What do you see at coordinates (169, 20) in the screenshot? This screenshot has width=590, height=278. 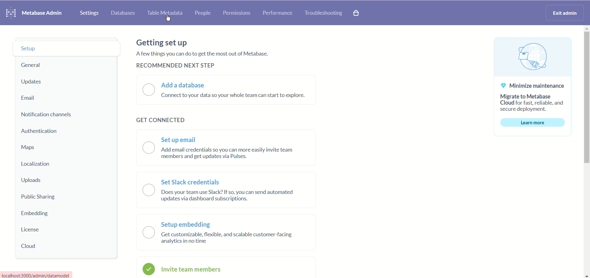 I see `cursor` at bounding box center [169, 20].